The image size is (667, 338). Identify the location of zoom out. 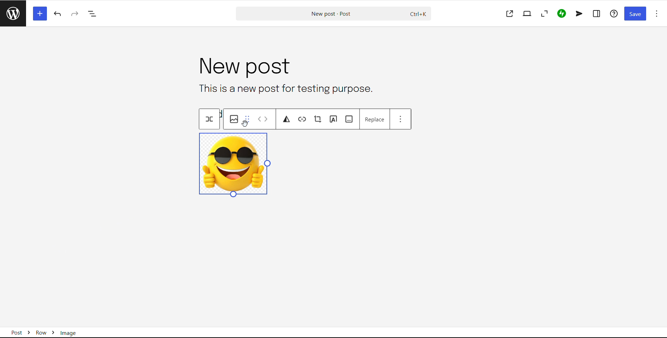
(544, 14).